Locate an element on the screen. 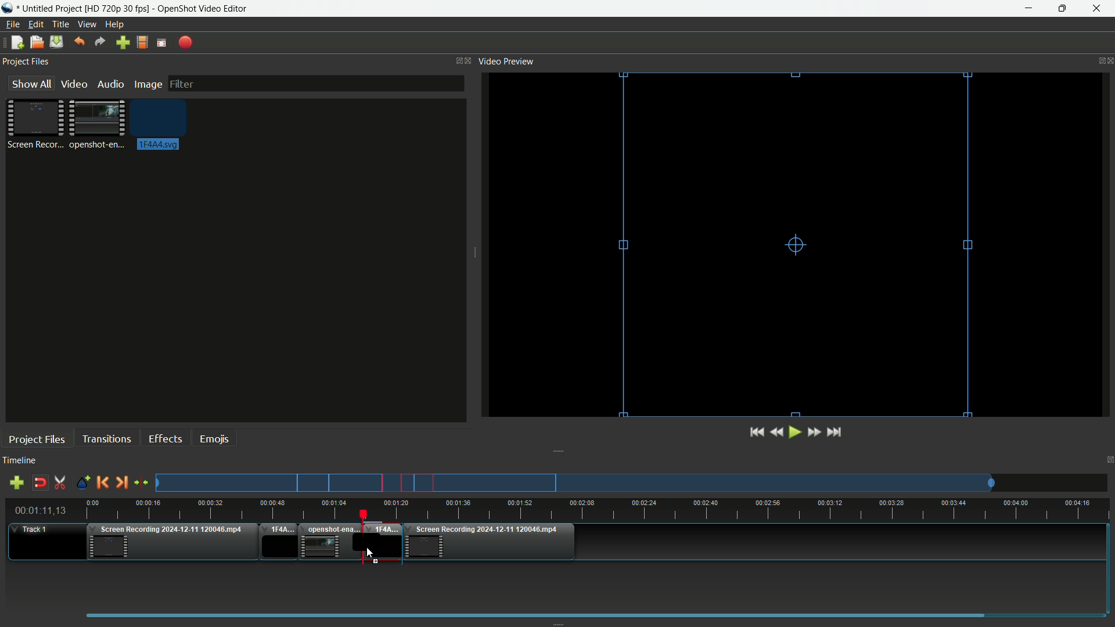 Image resolution: width=1115 pixels, height=627 pixels. minimize is located at coordinates (1033, 9).